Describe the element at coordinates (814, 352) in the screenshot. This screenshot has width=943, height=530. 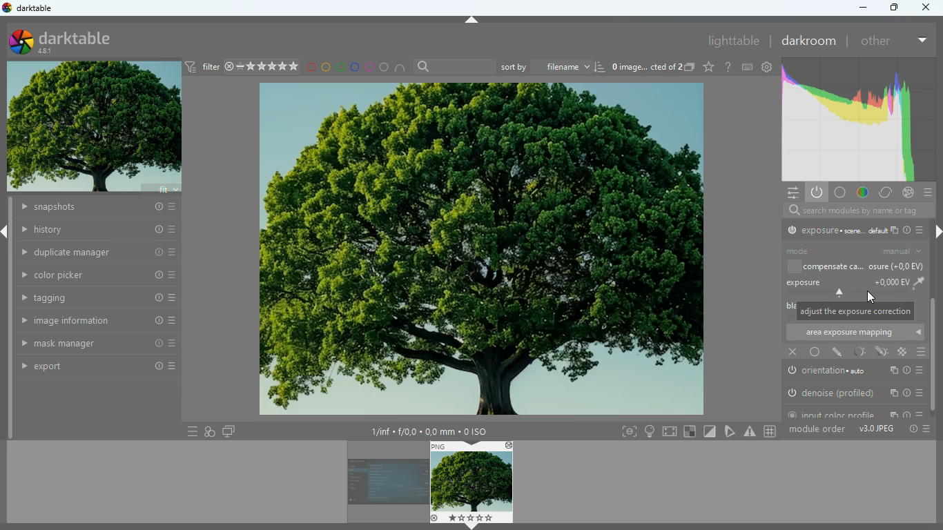
I see `base` at that location.